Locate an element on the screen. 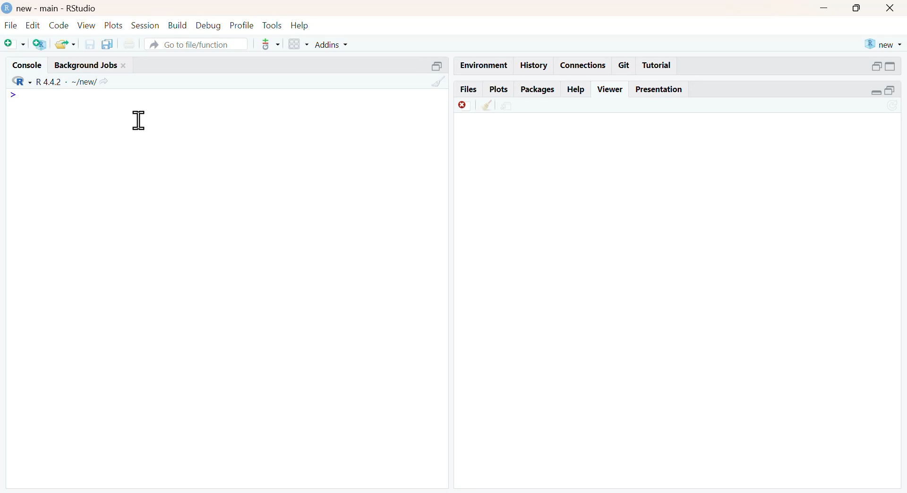 The height and width of the screenshot is (493, 907). copy is located at coordinates (107, 44).